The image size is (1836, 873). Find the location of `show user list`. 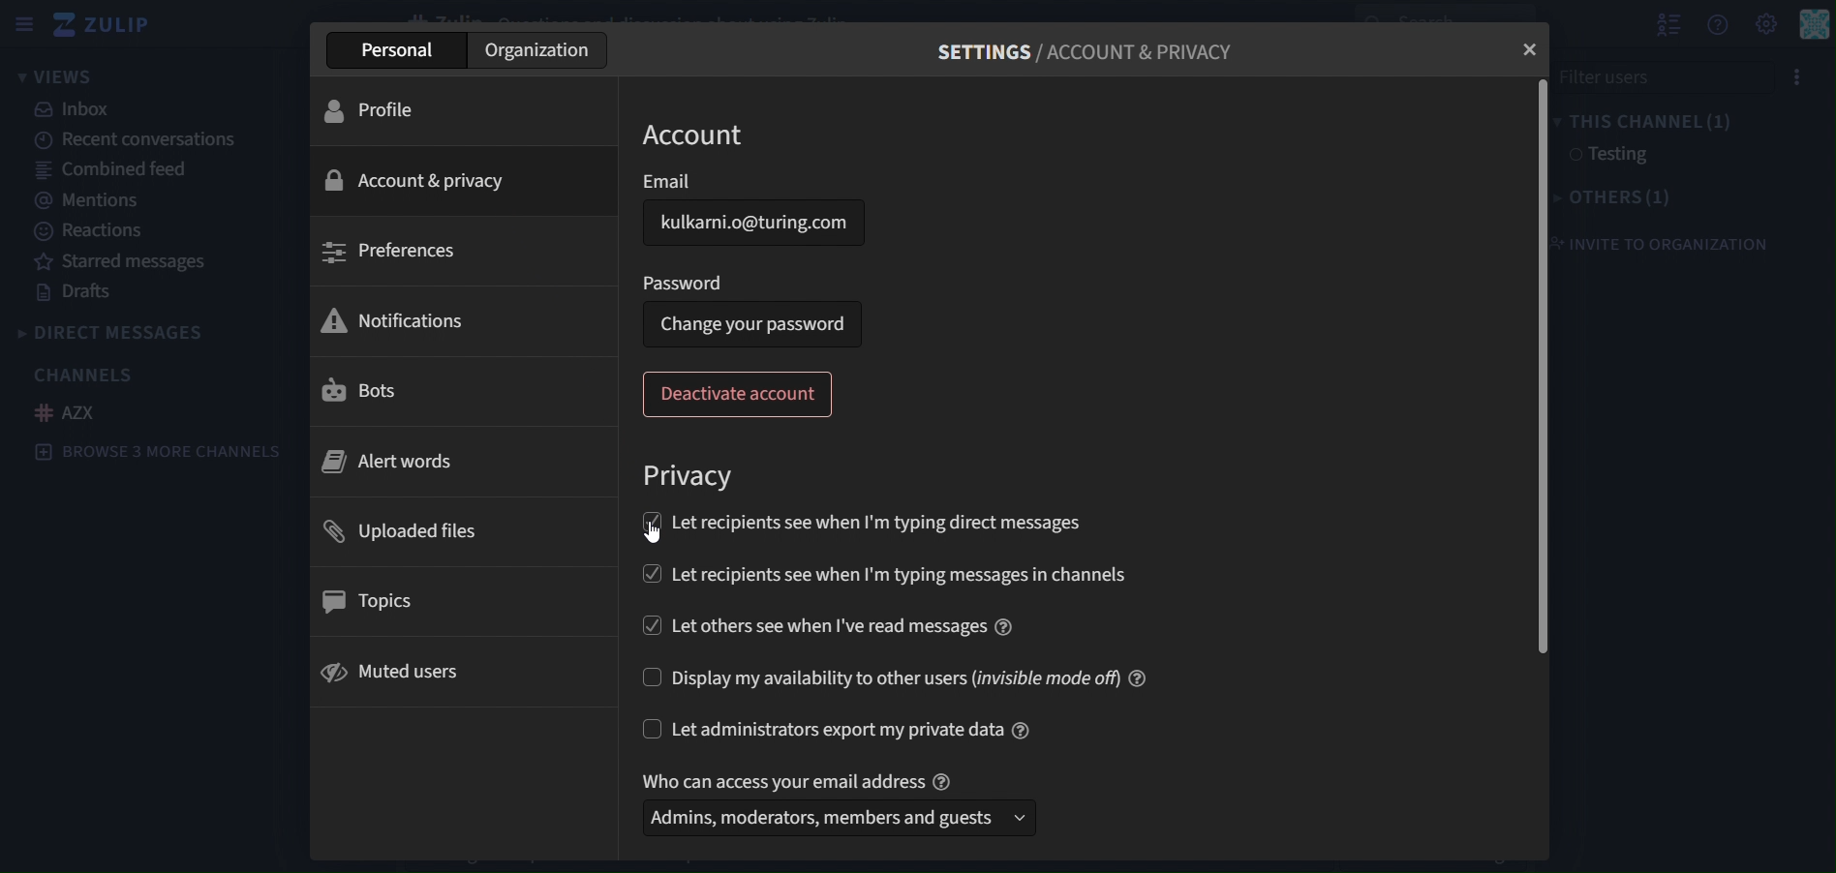

show user list is located at coordinates (1665, 25).